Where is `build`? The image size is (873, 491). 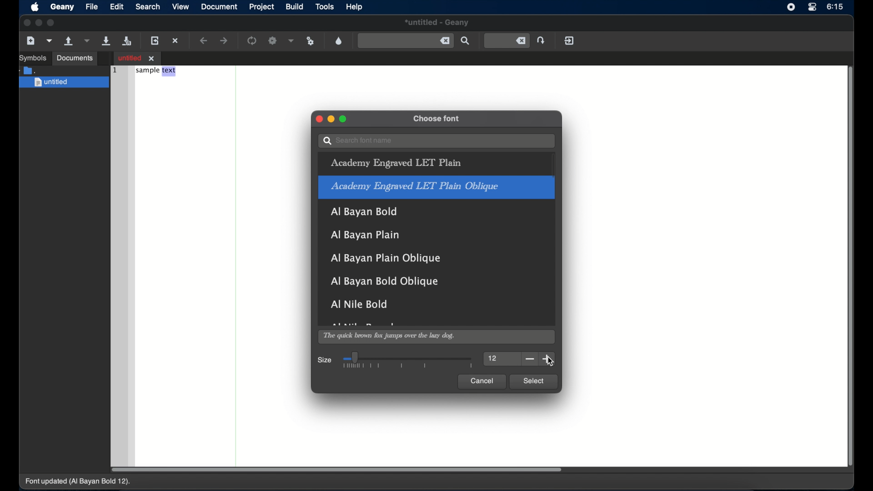 build is located at coordinates (294, 7).